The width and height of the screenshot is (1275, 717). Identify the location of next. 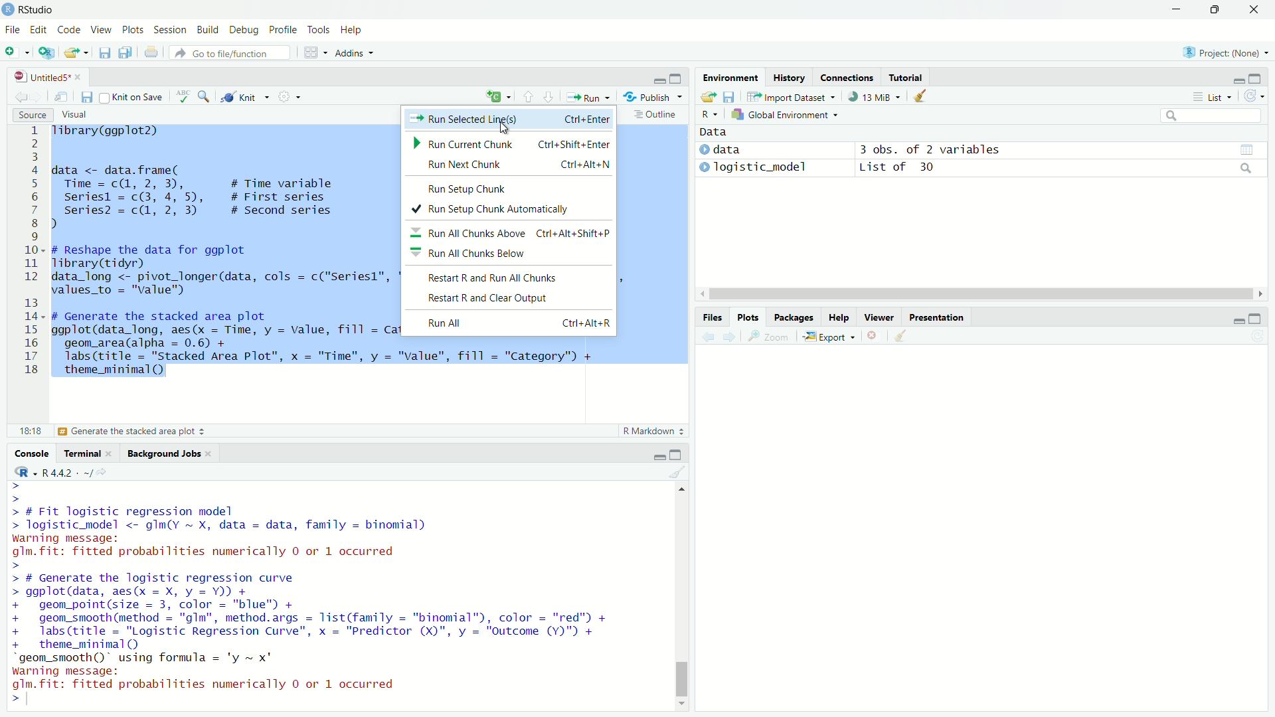
(730, 339).